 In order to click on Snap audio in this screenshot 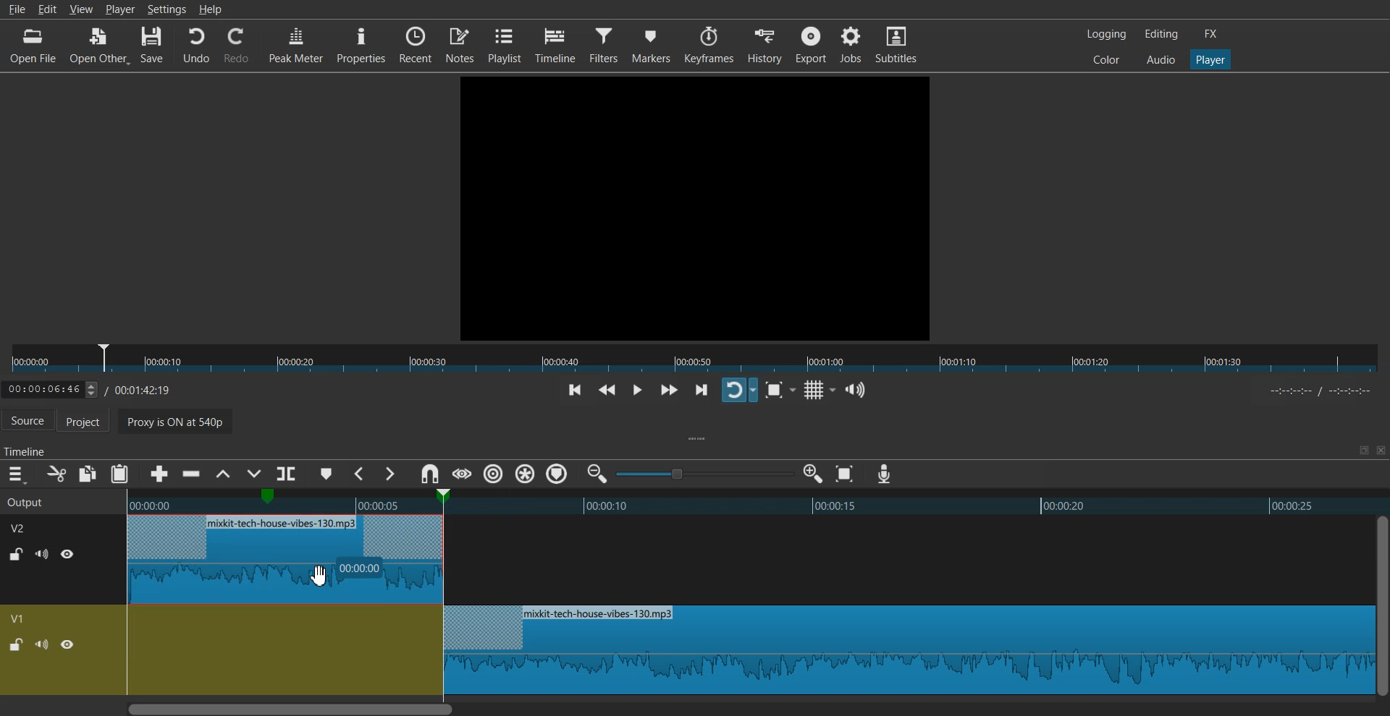, I will do `click(283, 561)`.